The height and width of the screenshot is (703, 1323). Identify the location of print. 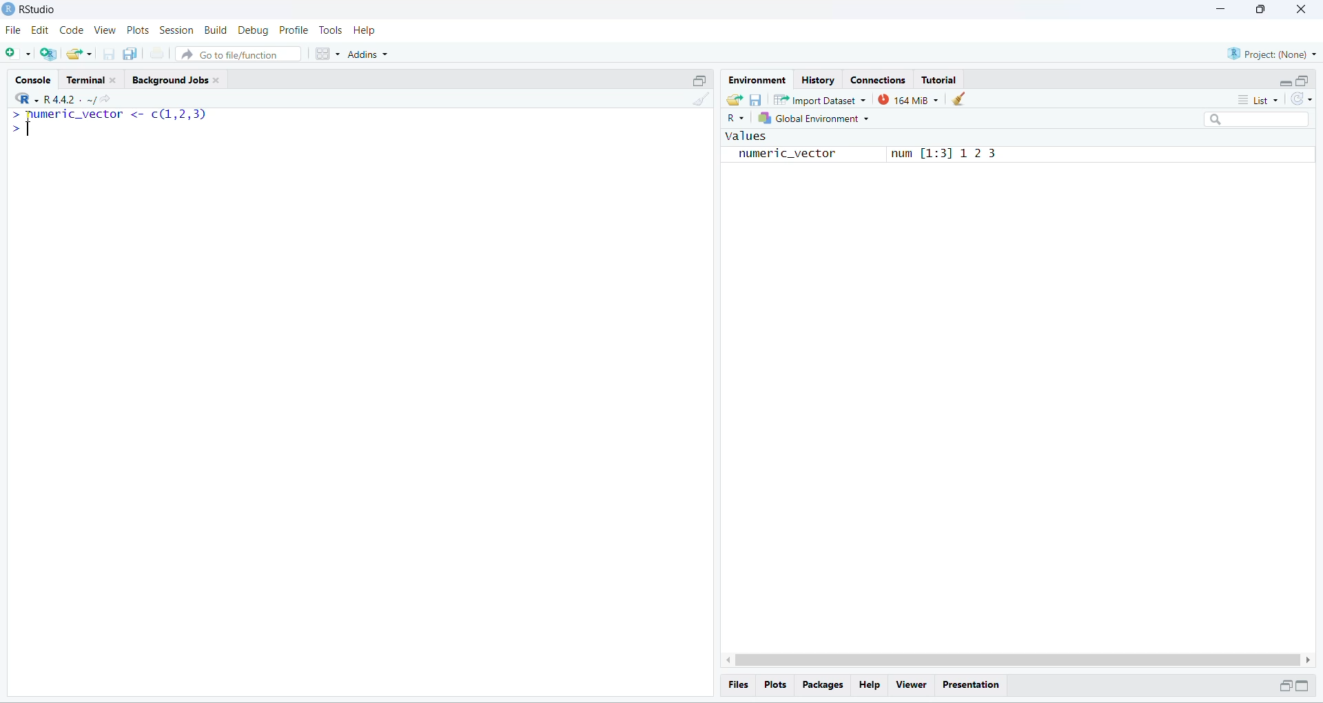
(157, 54).